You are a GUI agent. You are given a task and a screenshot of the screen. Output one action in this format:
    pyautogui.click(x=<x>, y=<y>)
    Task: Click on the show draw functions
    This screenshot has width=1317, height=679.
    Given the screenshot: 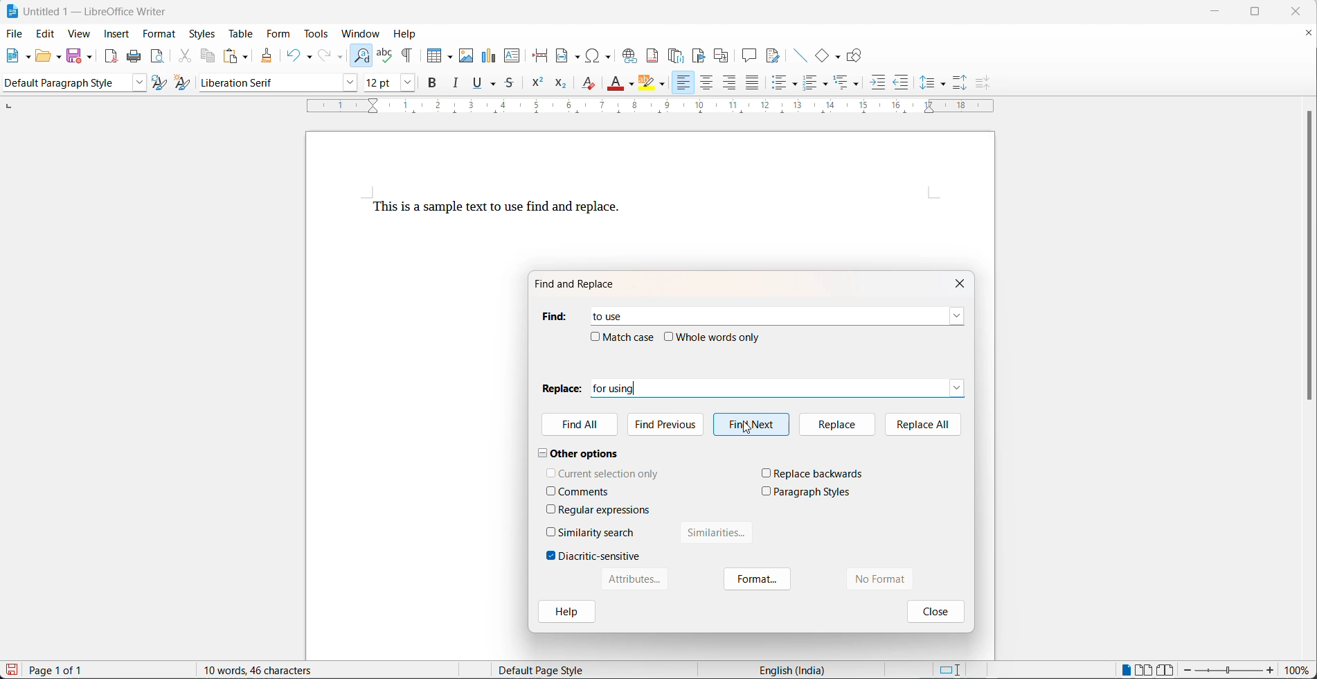 What is the action you would take?
    pyautogui.click(x=856, y=55)
    